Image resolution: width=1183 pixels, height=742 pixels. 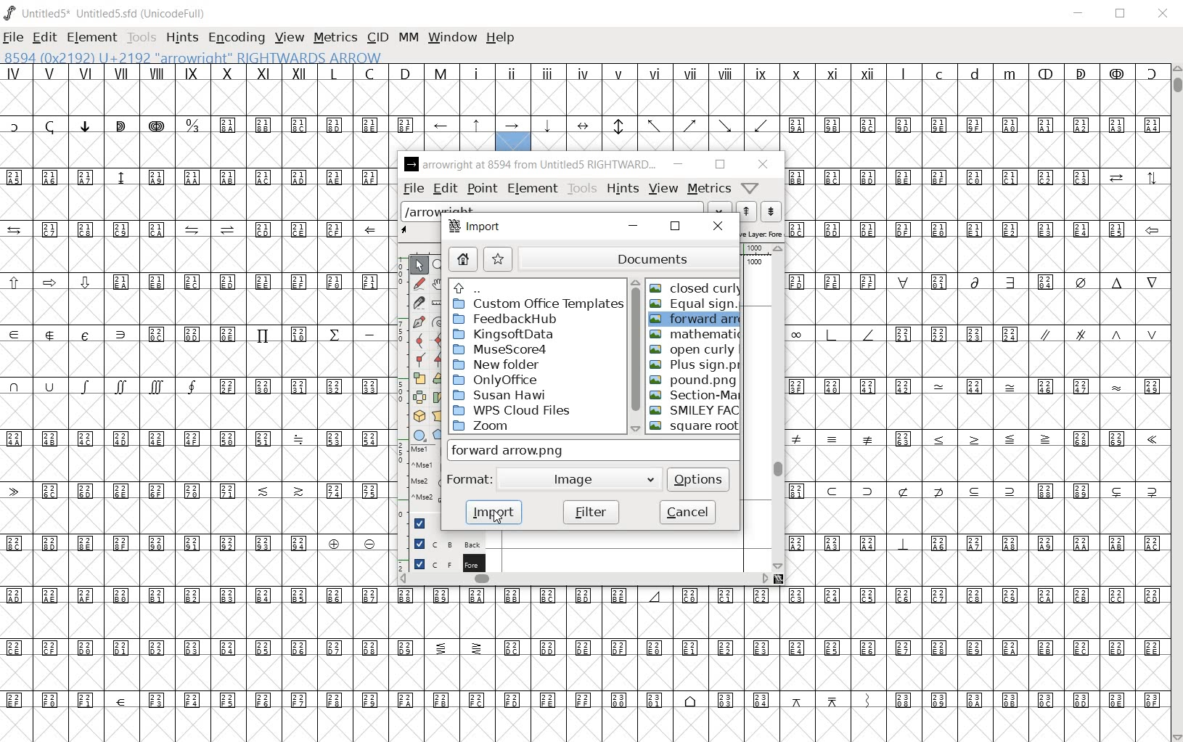 What do you see at coordinates (631, 256) in the screenshot?
I see `documents` at bounding box center [631, 256].